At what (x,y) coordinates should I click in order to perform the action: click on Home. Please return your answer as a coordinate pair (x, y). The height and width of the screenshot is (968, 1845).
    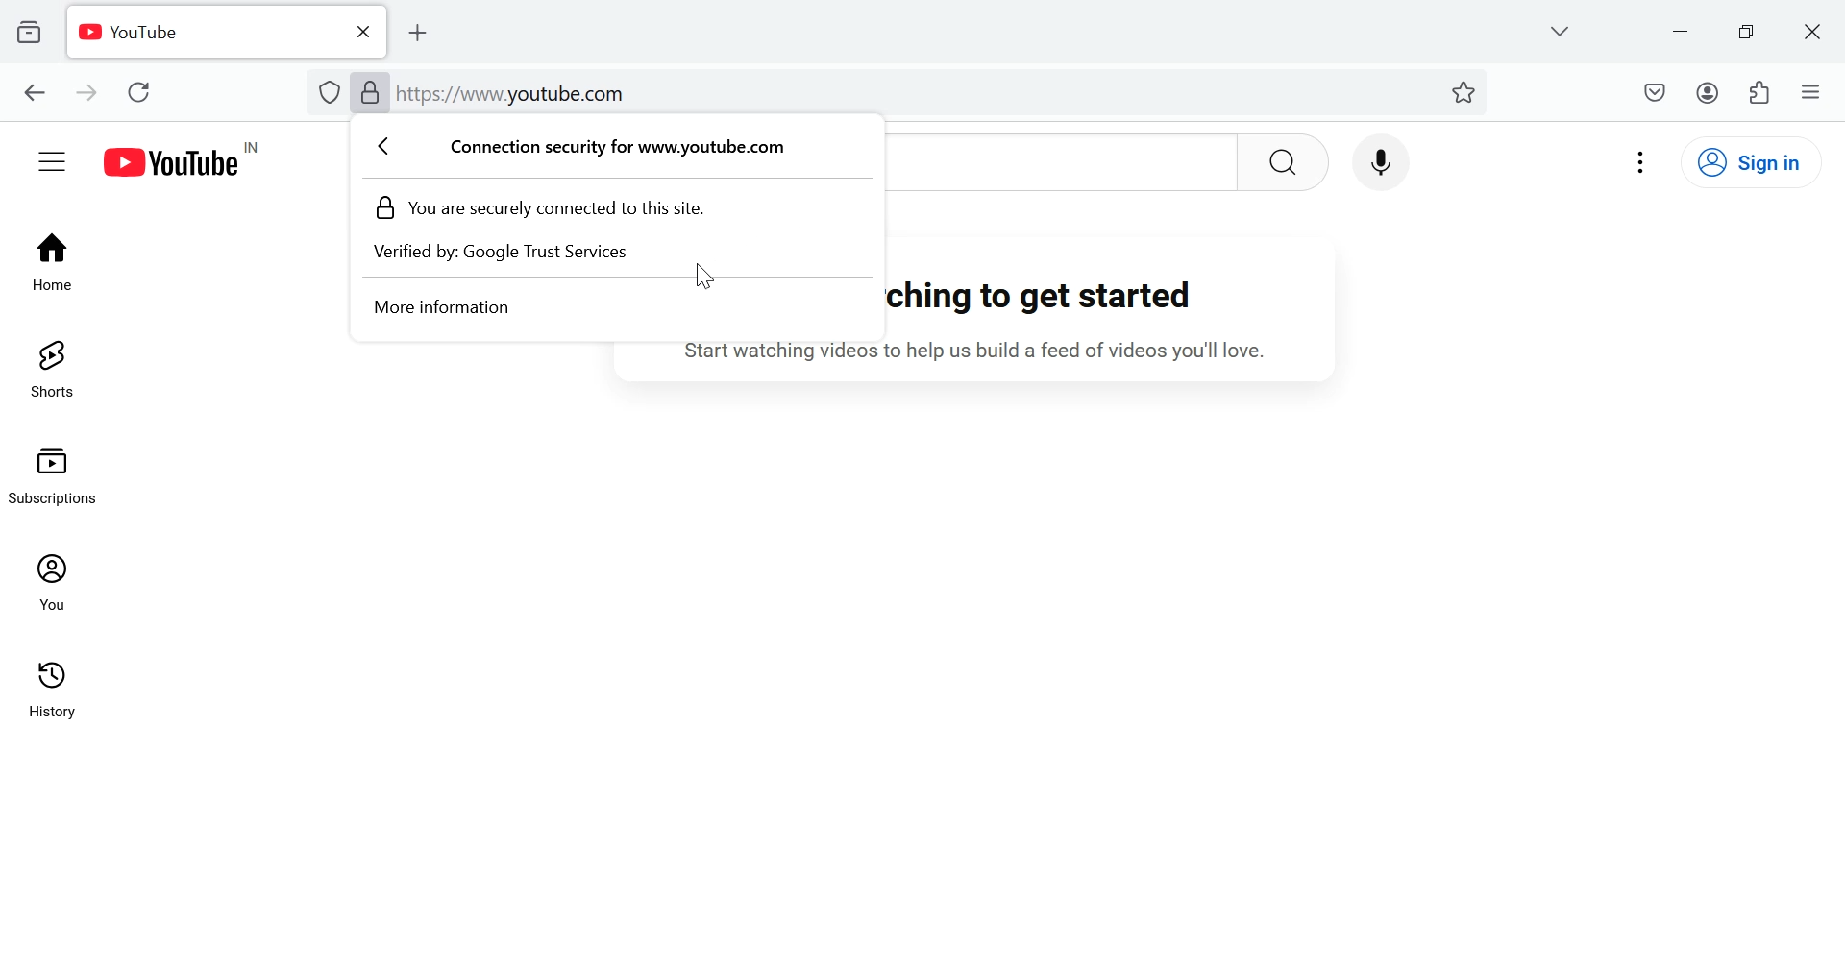
    Looking at the image, I should click on (51, 258).